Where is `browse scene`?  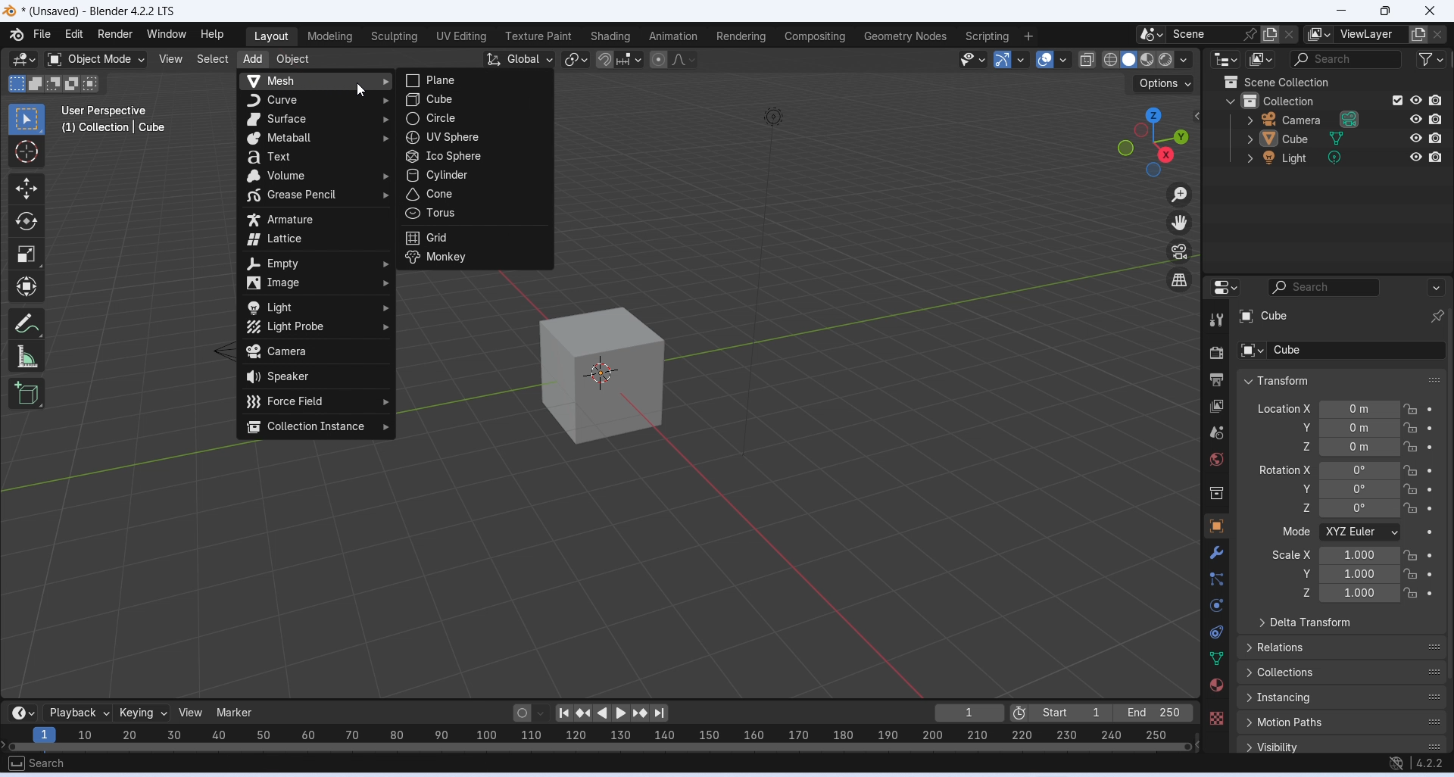 browse scene is located at coordinates (1152, 34).